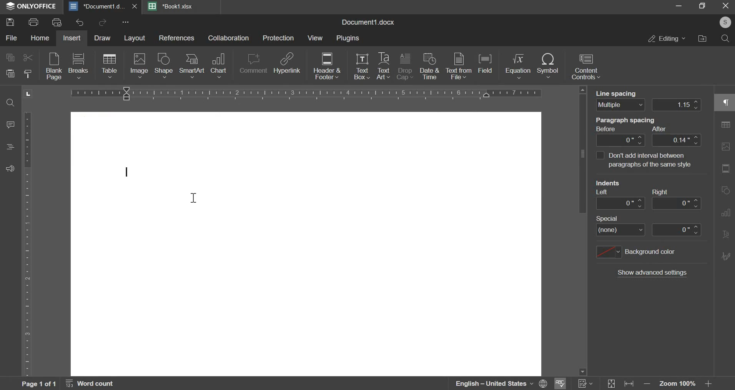 The height and width of the screenshot is (390, 735). I want to click on page break, so click(78, 66).